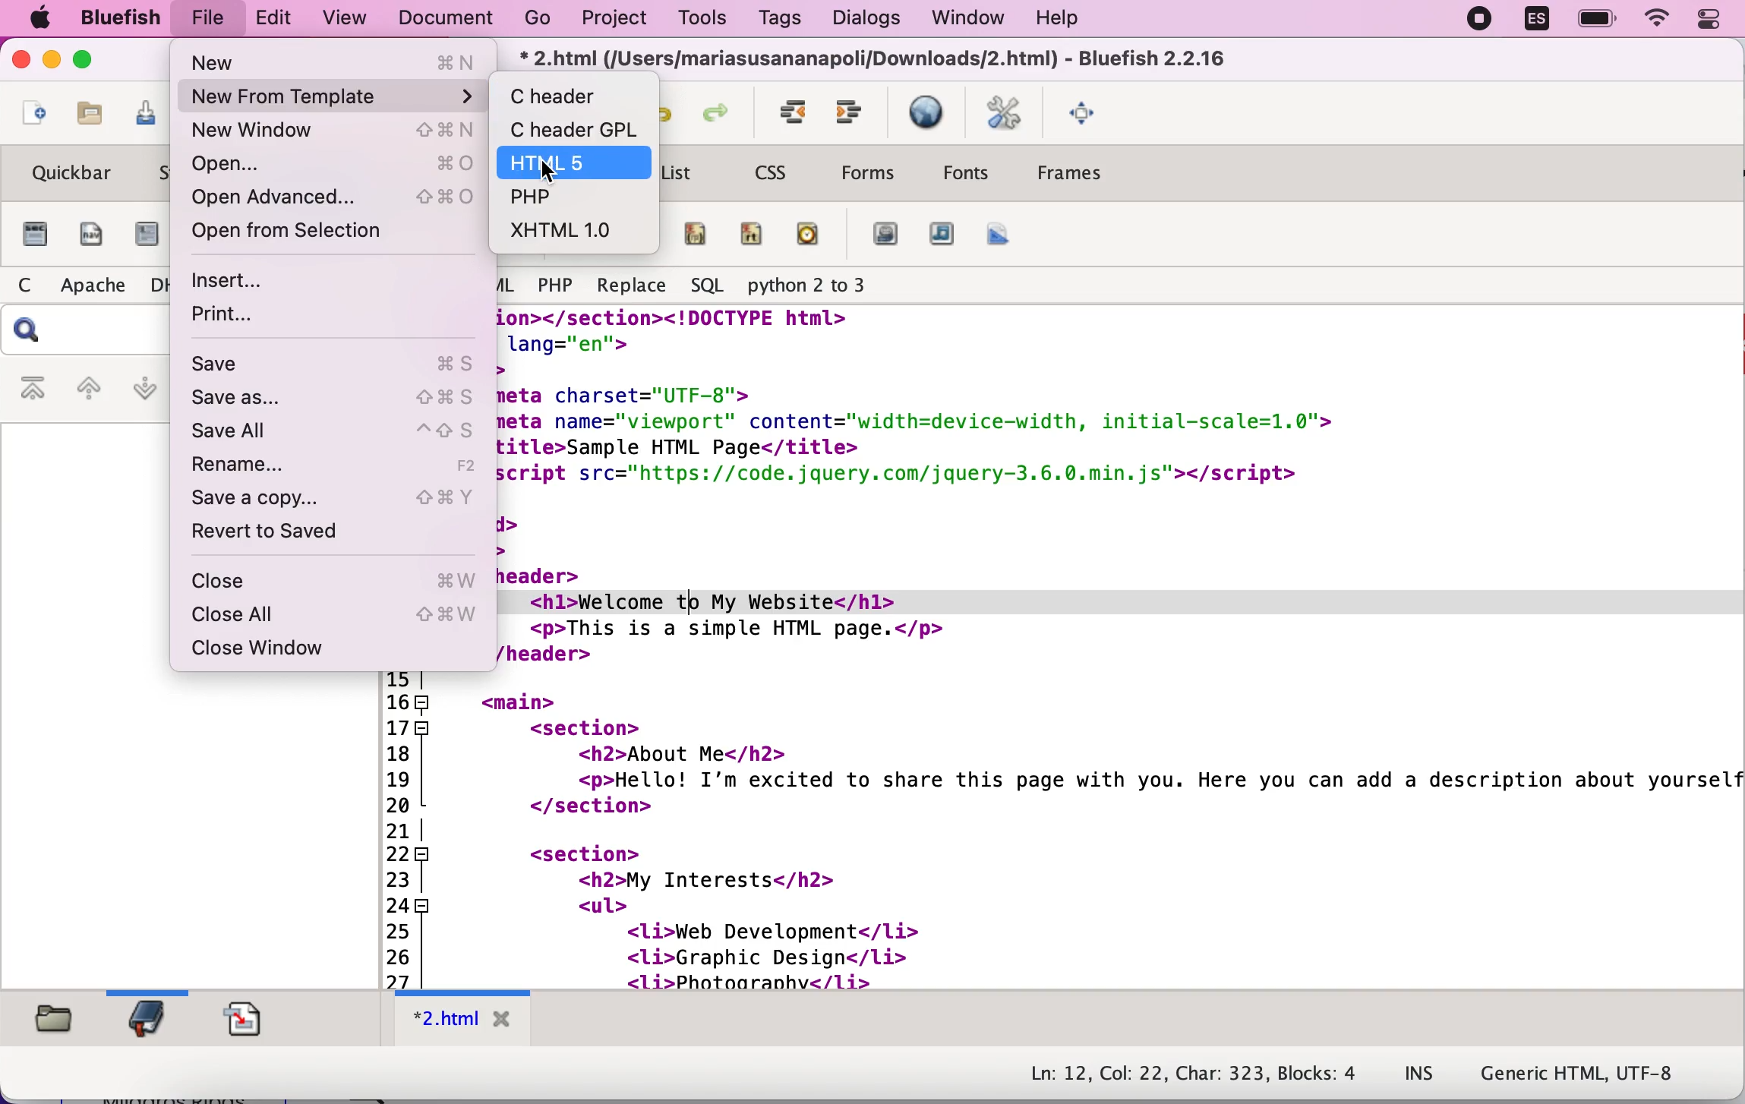  Describe the element at coordinates (25, 284) in the screenshot. I see `C` at that location.